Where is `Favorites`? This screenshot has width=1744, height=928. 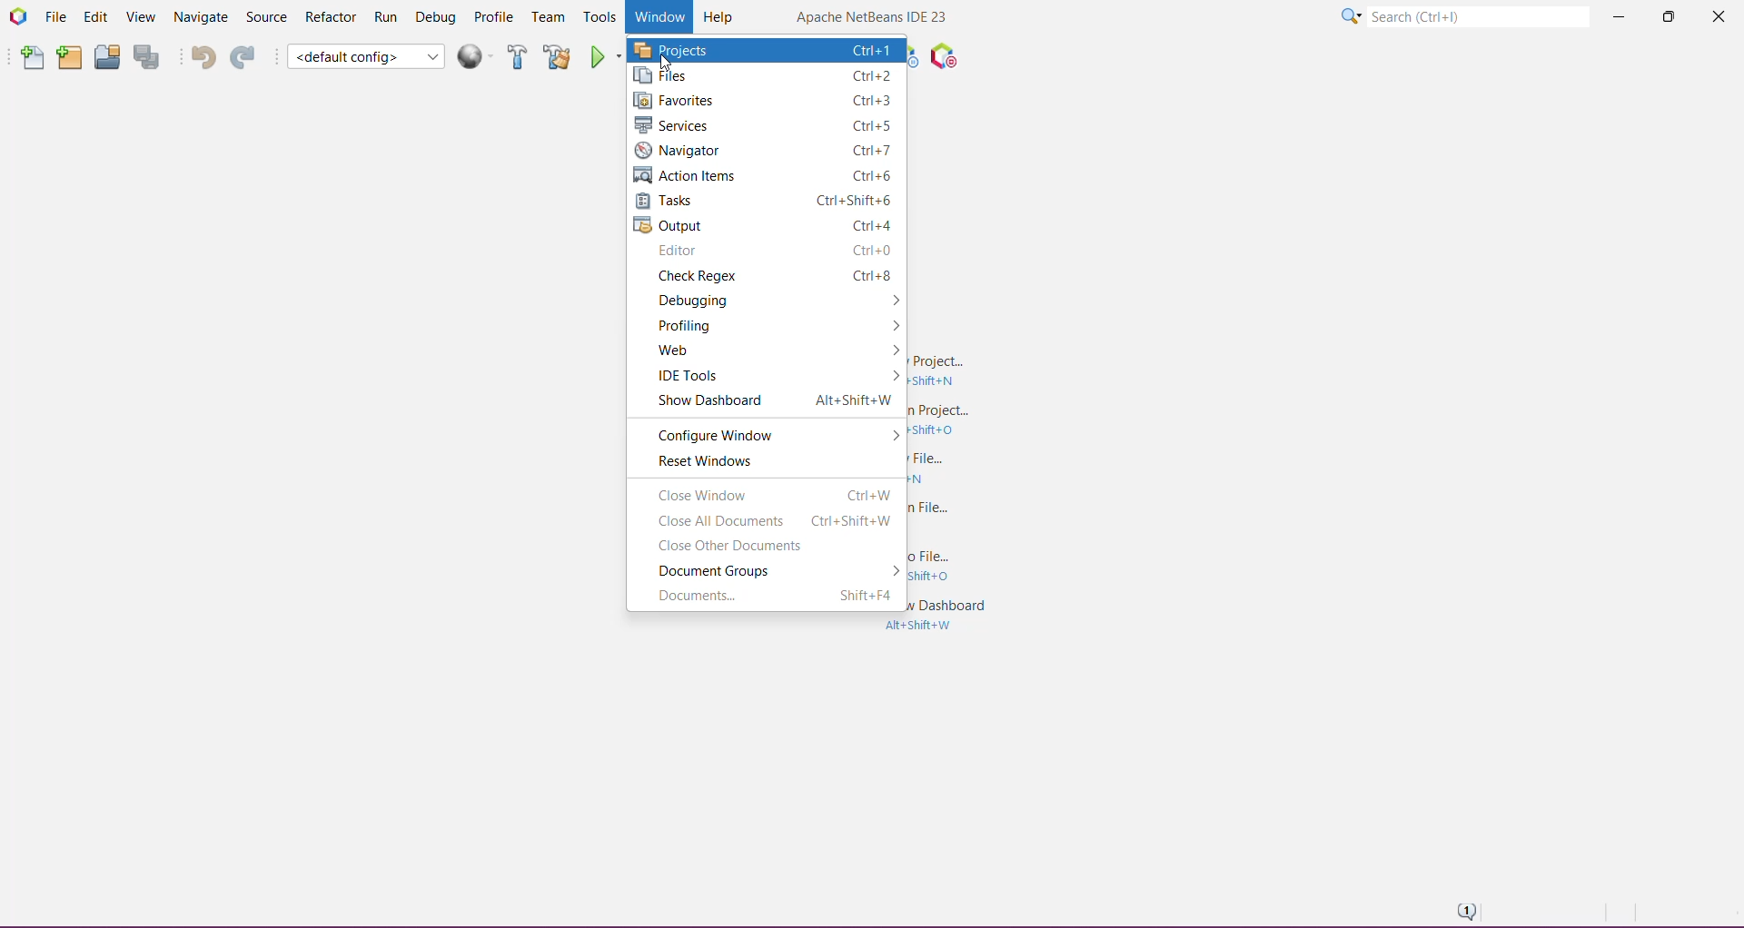 Favorites is located at coordinates (764, 101).